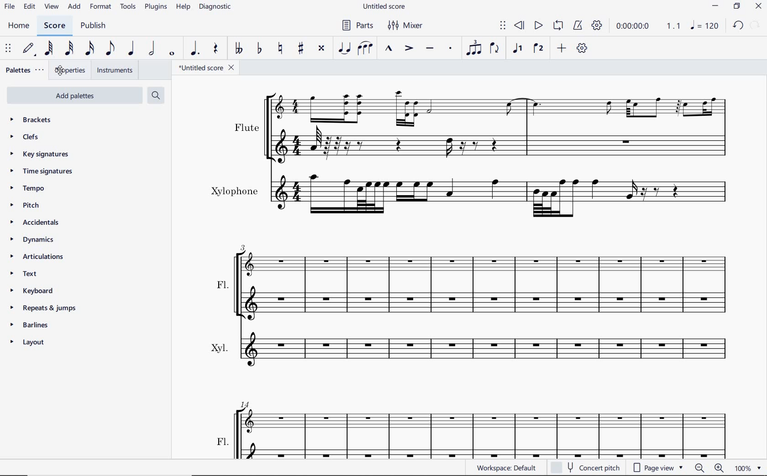 The image size is (767, 476). Describe the element at coordinates (183, 9) in the screenshot. I see `HELP` at that location.